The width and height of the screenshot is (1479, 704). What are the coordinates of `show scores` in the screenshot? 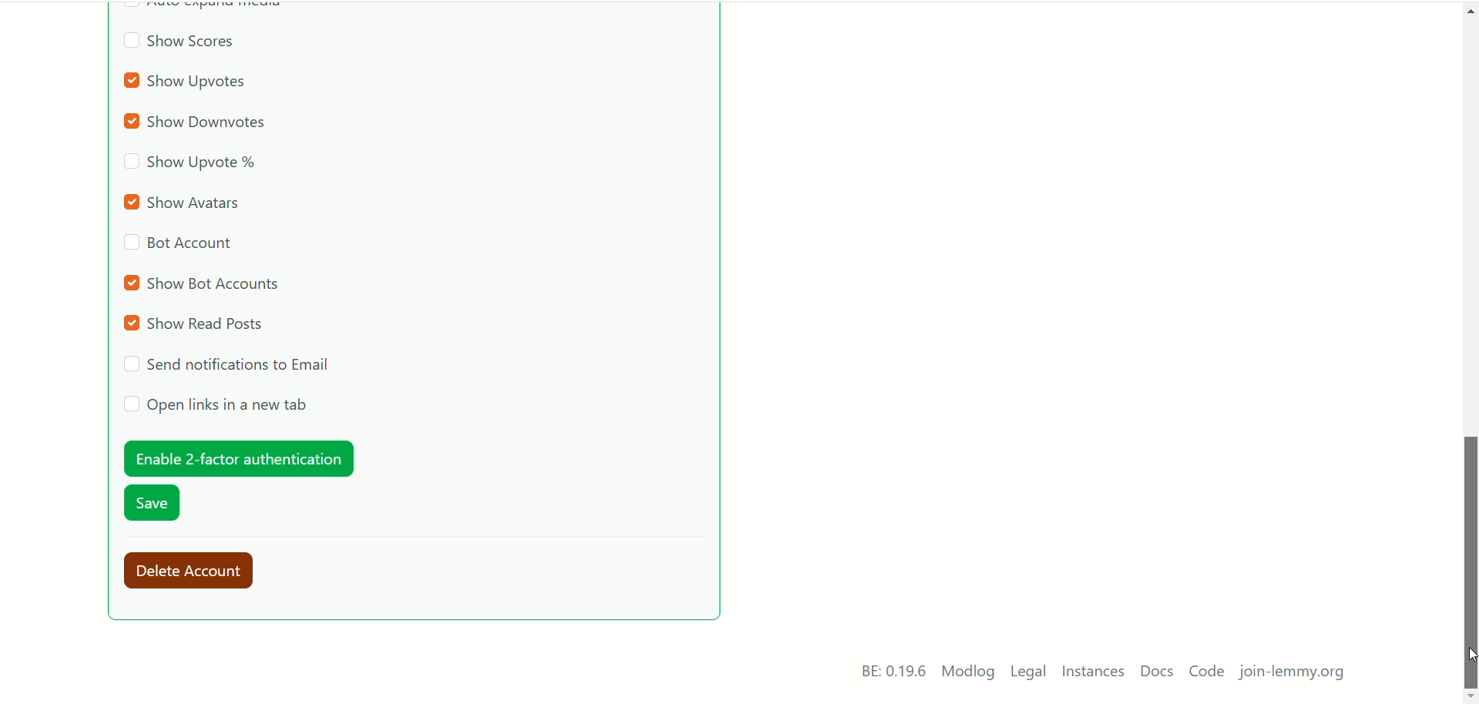 It's located at (179, 44).